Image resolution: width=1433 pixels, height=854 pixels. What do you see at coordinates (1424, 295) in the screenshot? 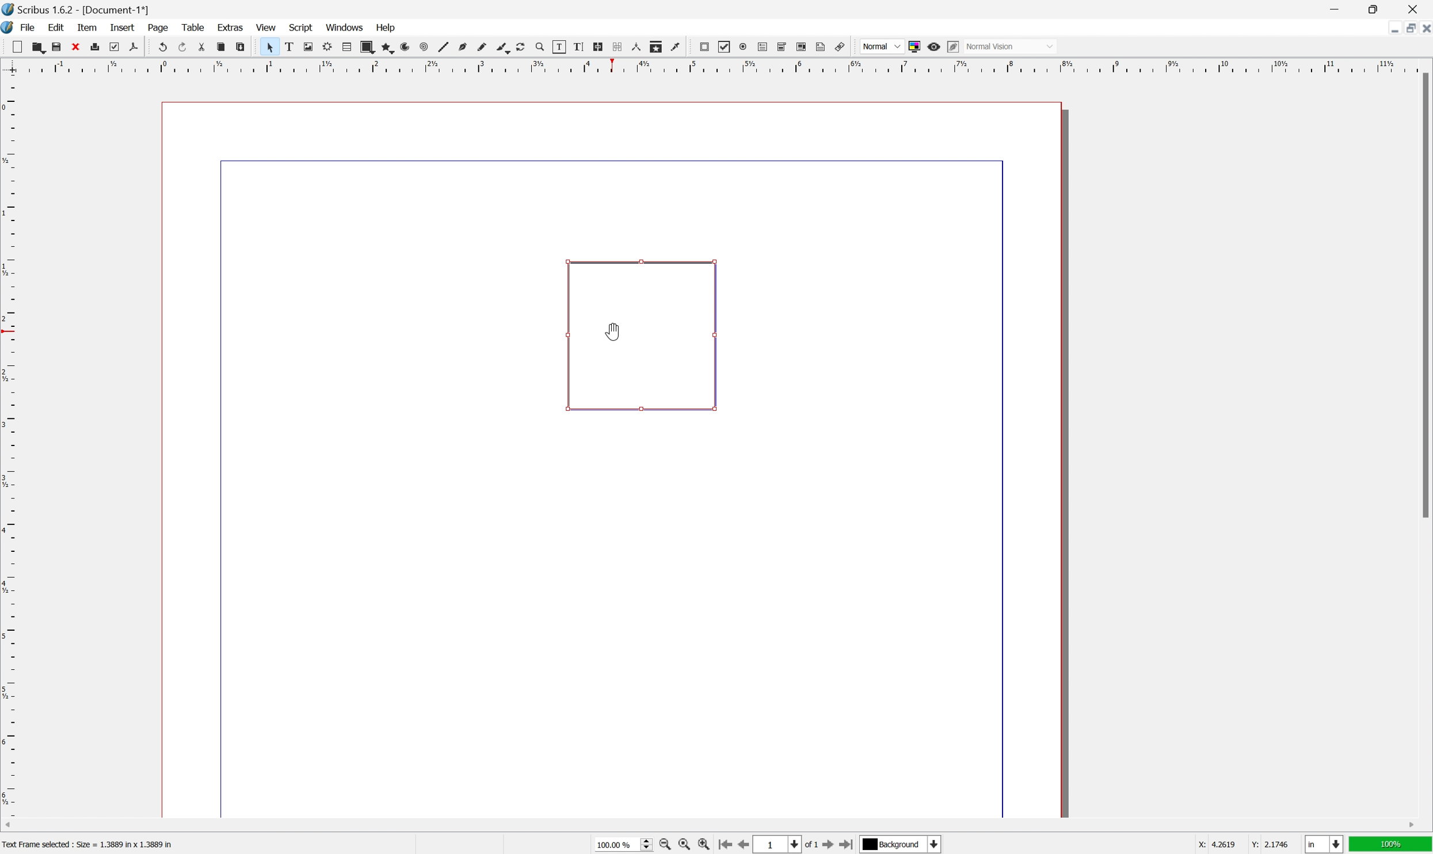
I see `scroll bar` at bounding box center [1424, 295].